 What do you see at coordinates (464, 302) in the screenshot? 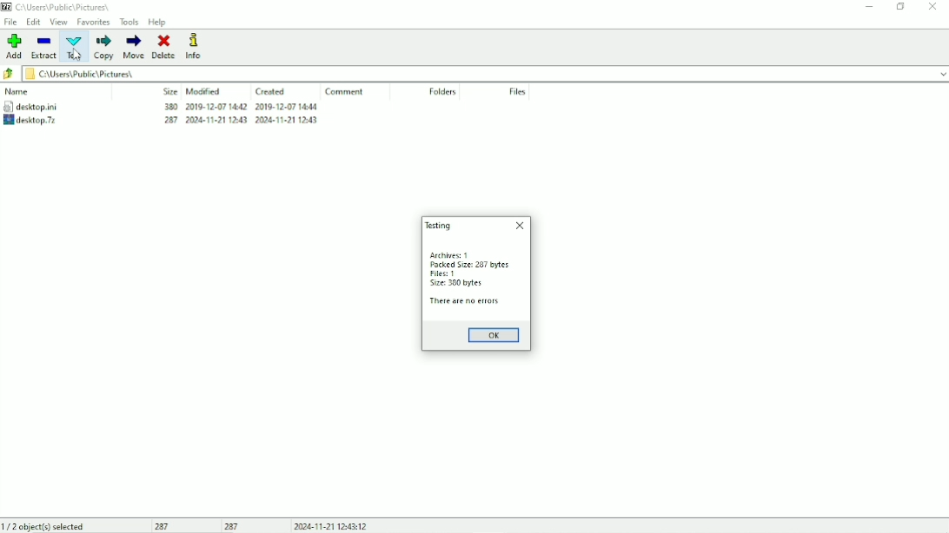
I see `There are no errors` at bounding box center [464, 302].